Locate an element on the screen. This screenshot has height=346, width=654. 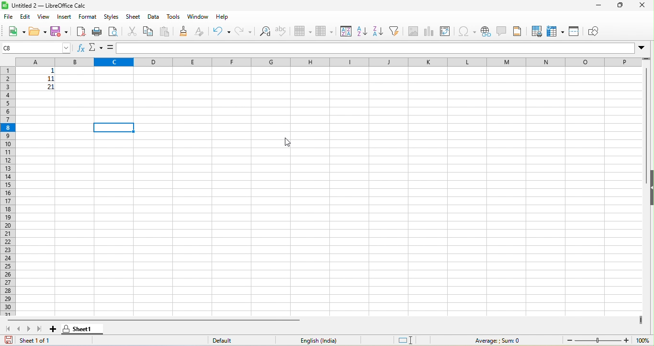
add new sheet is located at coordinates (54, 329).